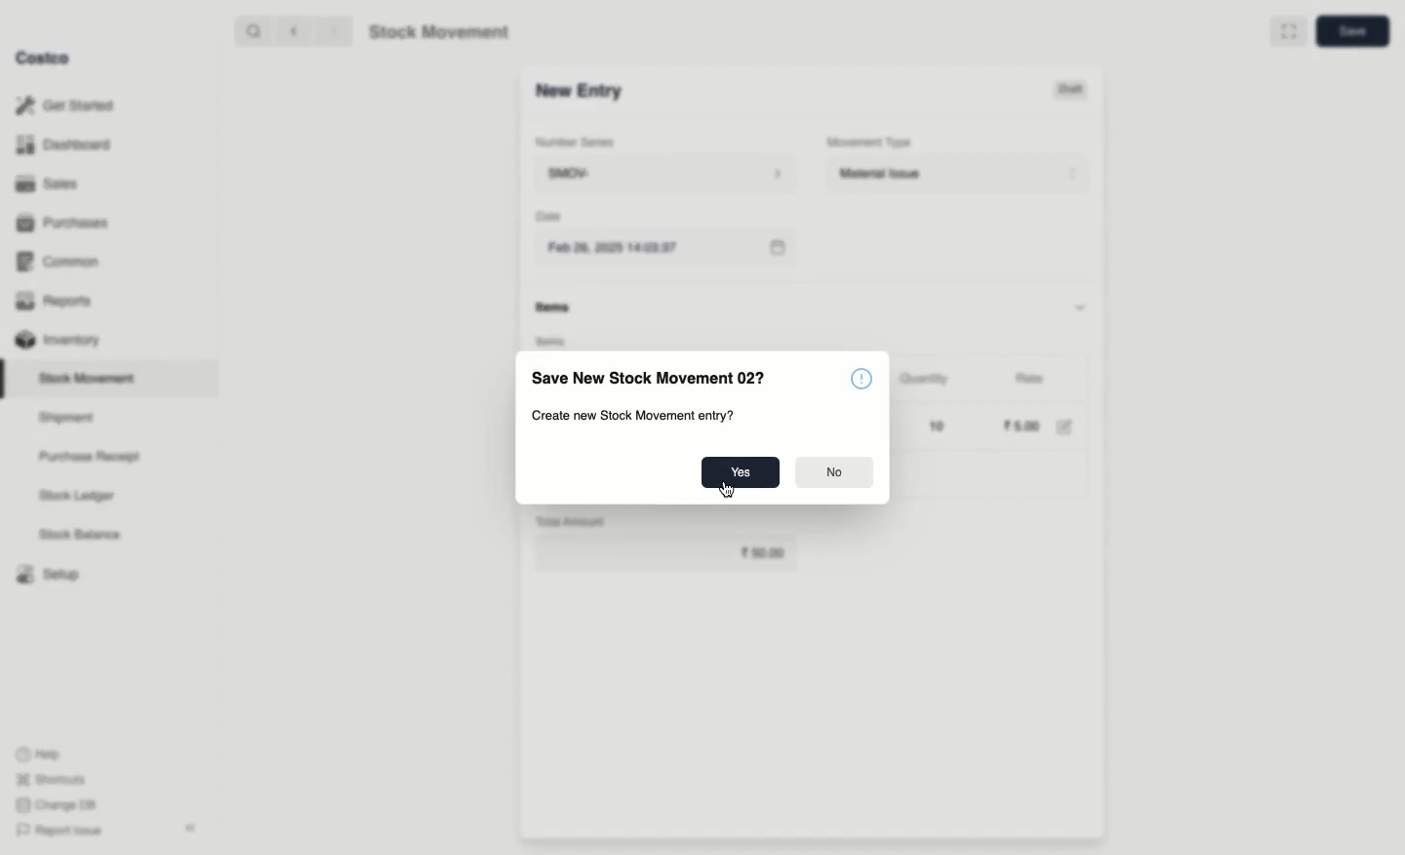 The width and height of the screenshot is (1405, 855). I want to click on Help, so click(40, 752).